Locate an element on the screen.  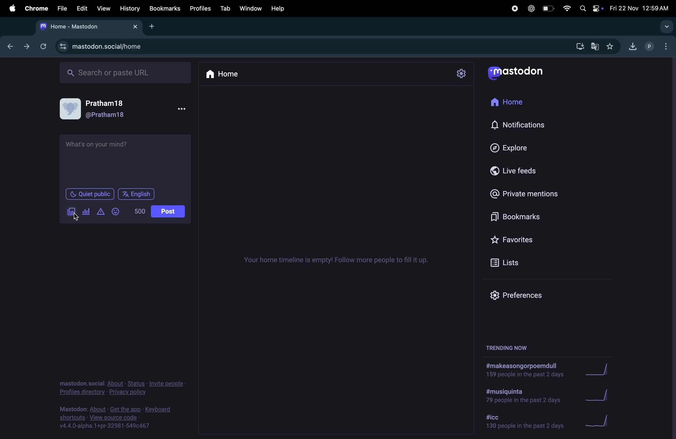
history is located at coordinates (130, 9).